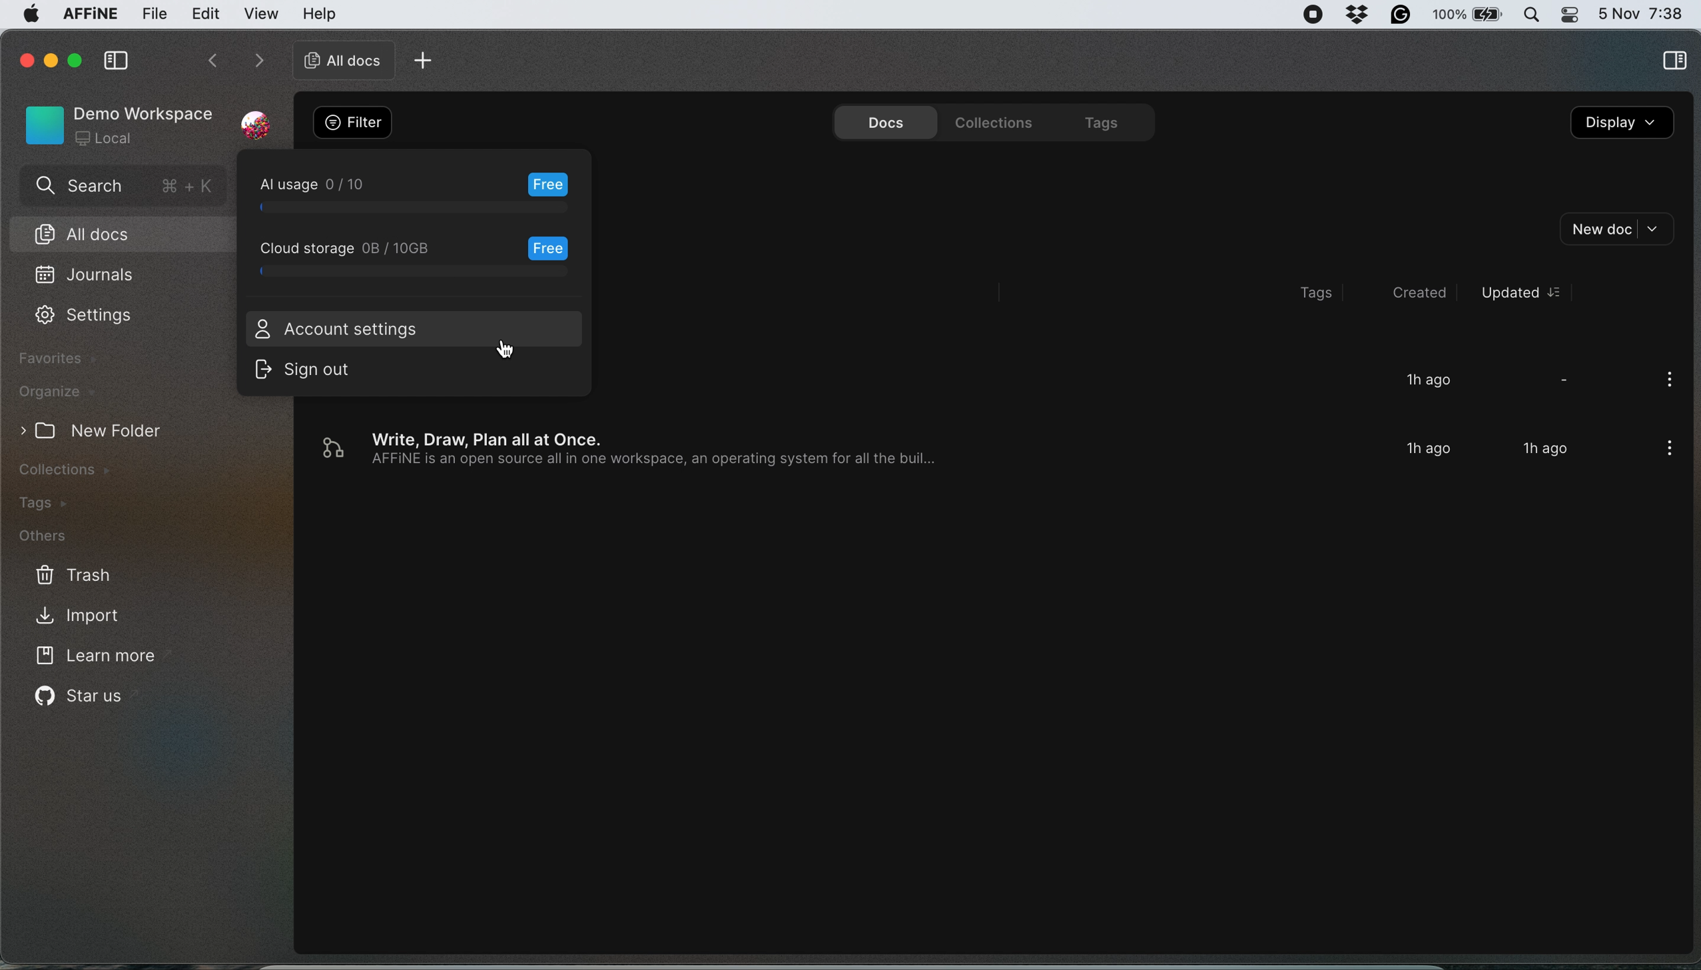  What do you see at coordinates (61, 358) in the screenshot?
I see `favourites` at bounding box center [61, 358].